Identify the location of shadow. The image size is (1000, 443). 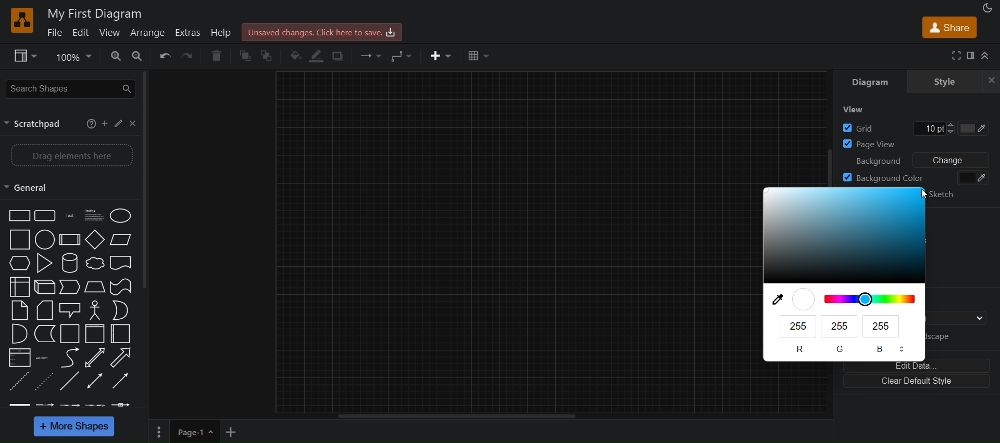
(341, 57).